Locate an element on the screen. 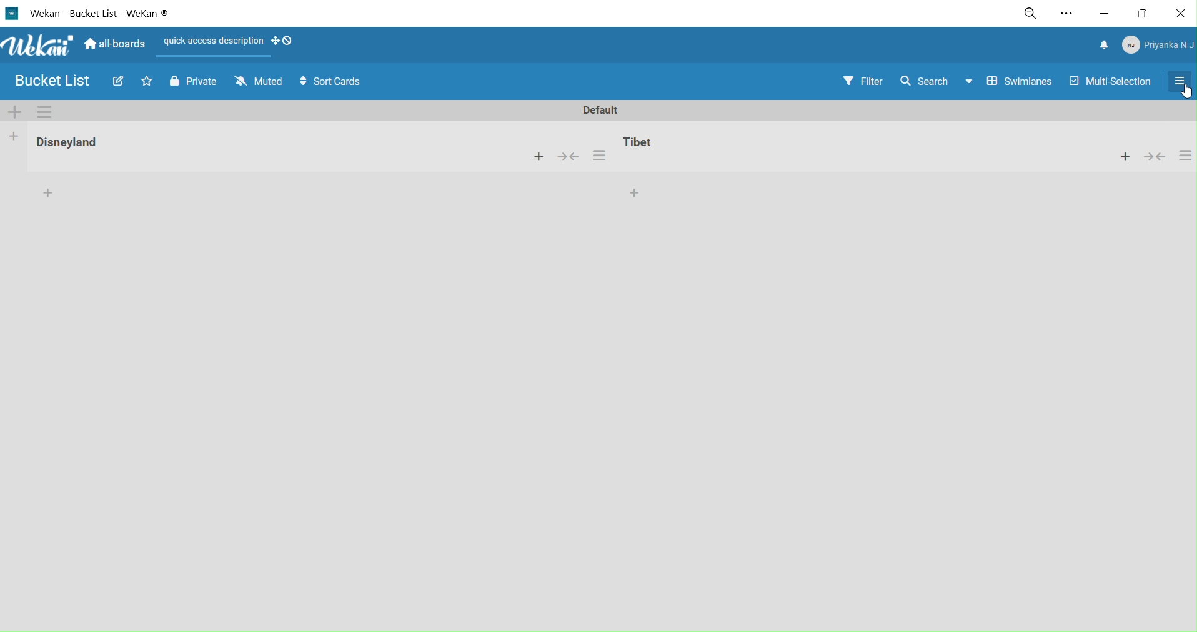  home is located at coordinates (122, 42).